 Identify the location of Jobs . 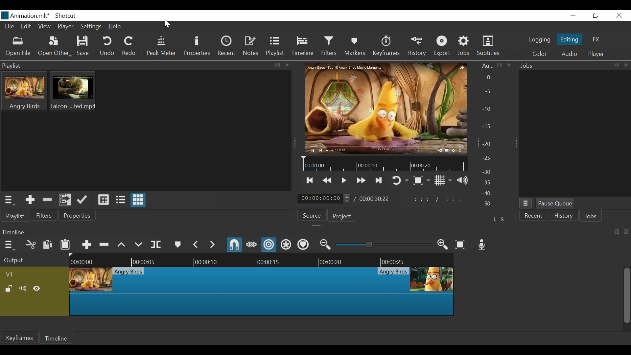
(591, 216).